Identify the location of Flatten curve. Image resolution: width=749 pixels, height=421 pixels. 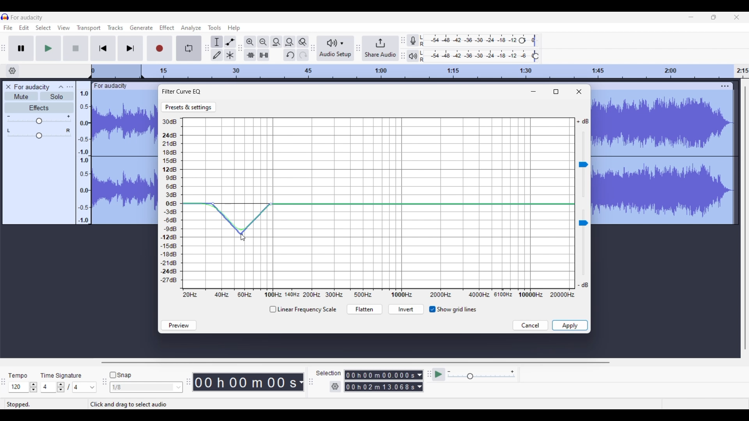
(364, 310).